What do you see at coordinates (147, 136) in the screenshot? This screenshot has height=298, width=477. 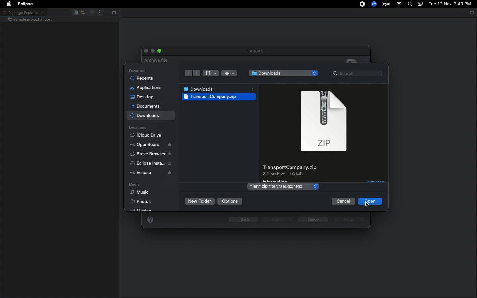 I see `iCloud Drive` at bounding box center [147, 136].